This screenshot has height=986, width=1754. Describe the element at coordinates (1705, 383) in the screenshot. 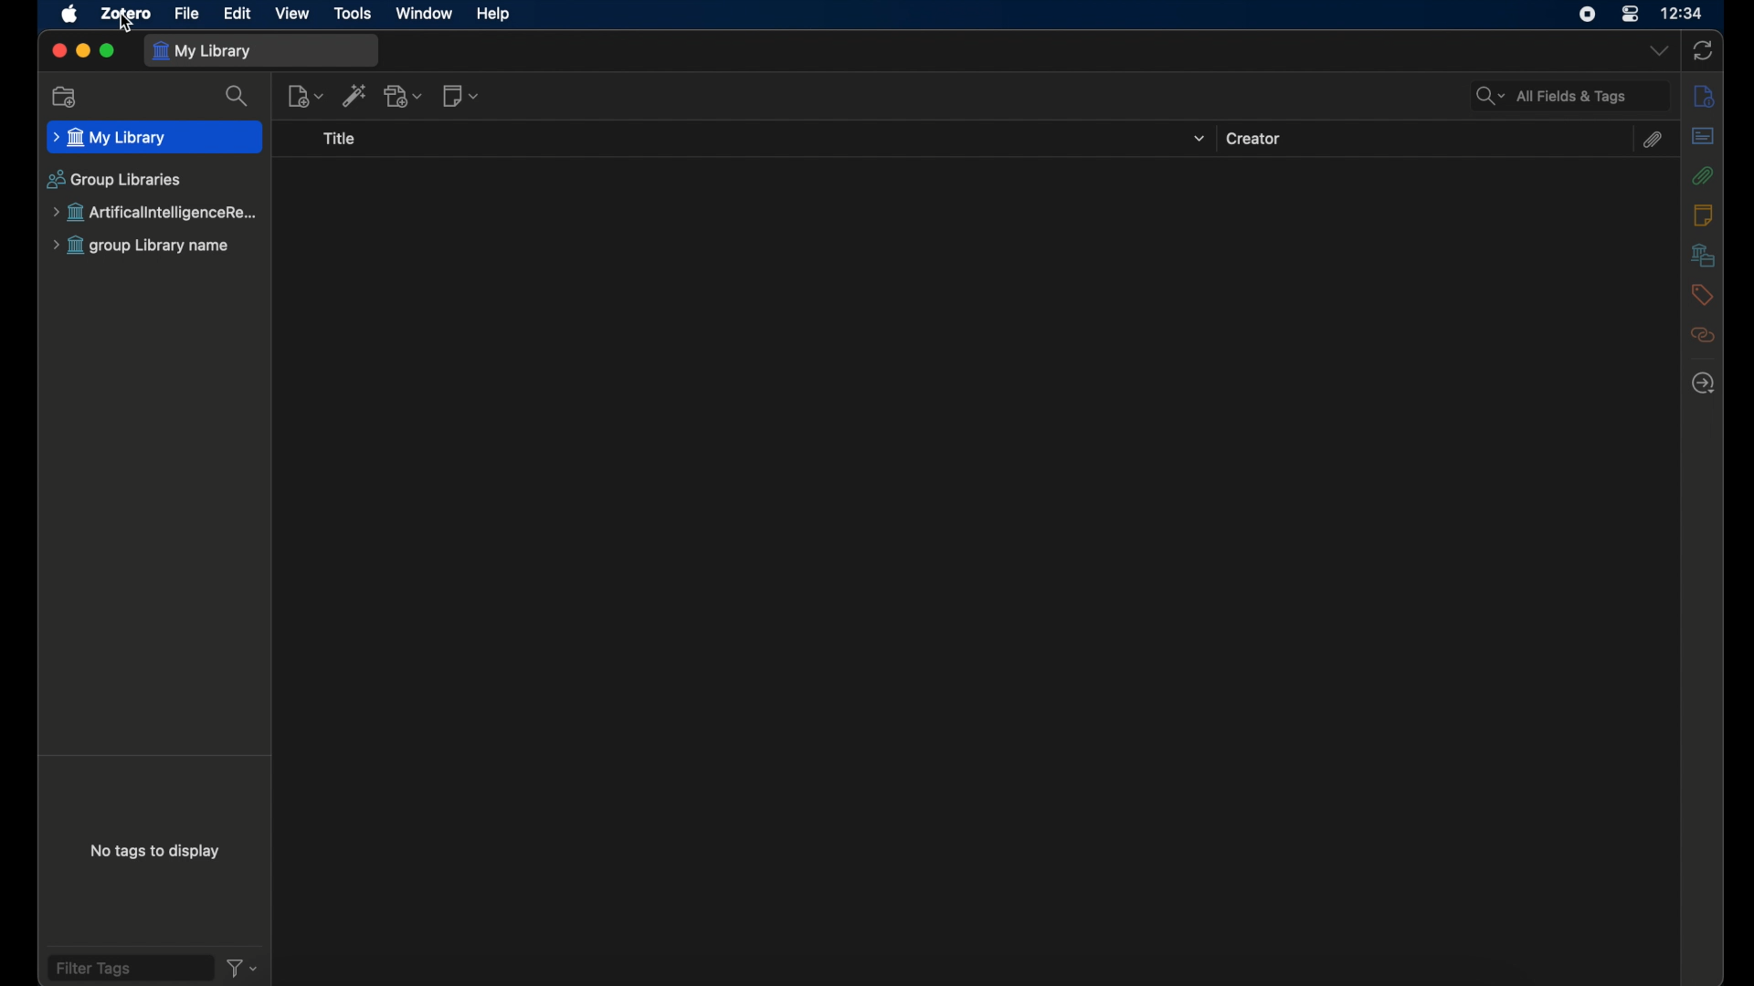

I see `locate` at that location.